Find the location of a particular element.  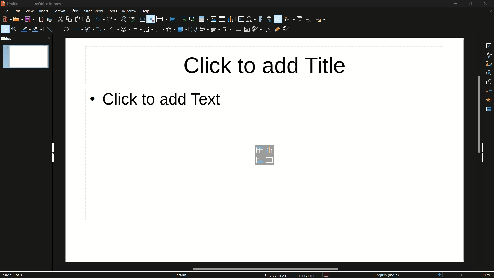

scroll bar is located at coordinates (479, 114).